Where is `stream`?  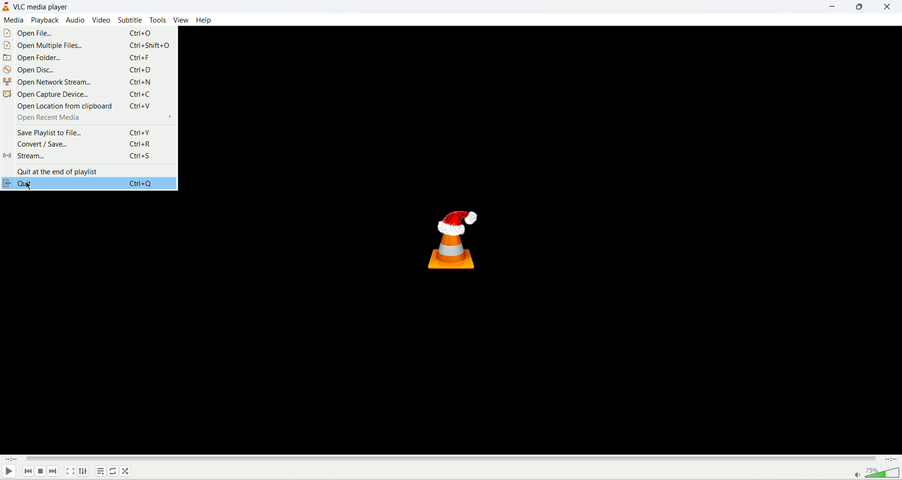
stream is located at coordinates (88, 157).